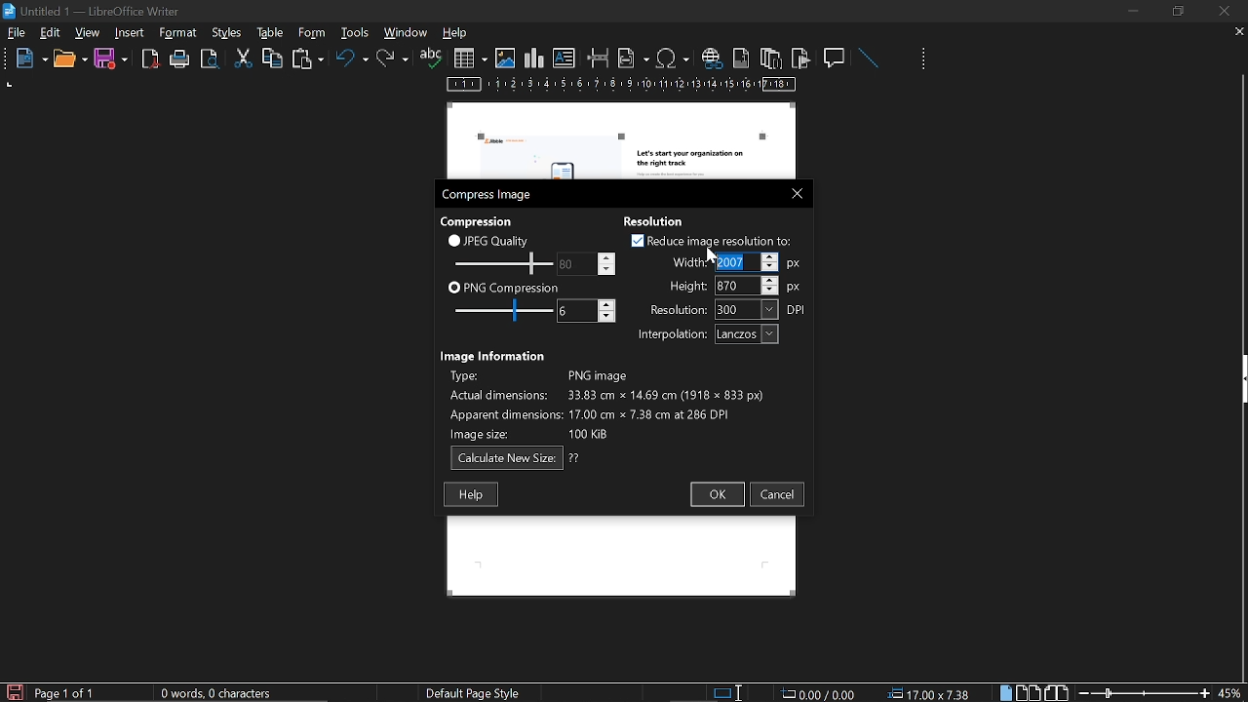 Image resolution: width=1248 pixels, height=702 pixels. What do you see at coordinates (1223, 11) in the screenshot?
I see `close` at bounding box center [1223, 11].